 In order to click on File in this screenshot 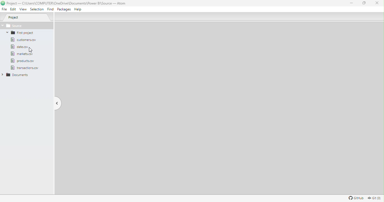, I will do `click(23, 40)`.